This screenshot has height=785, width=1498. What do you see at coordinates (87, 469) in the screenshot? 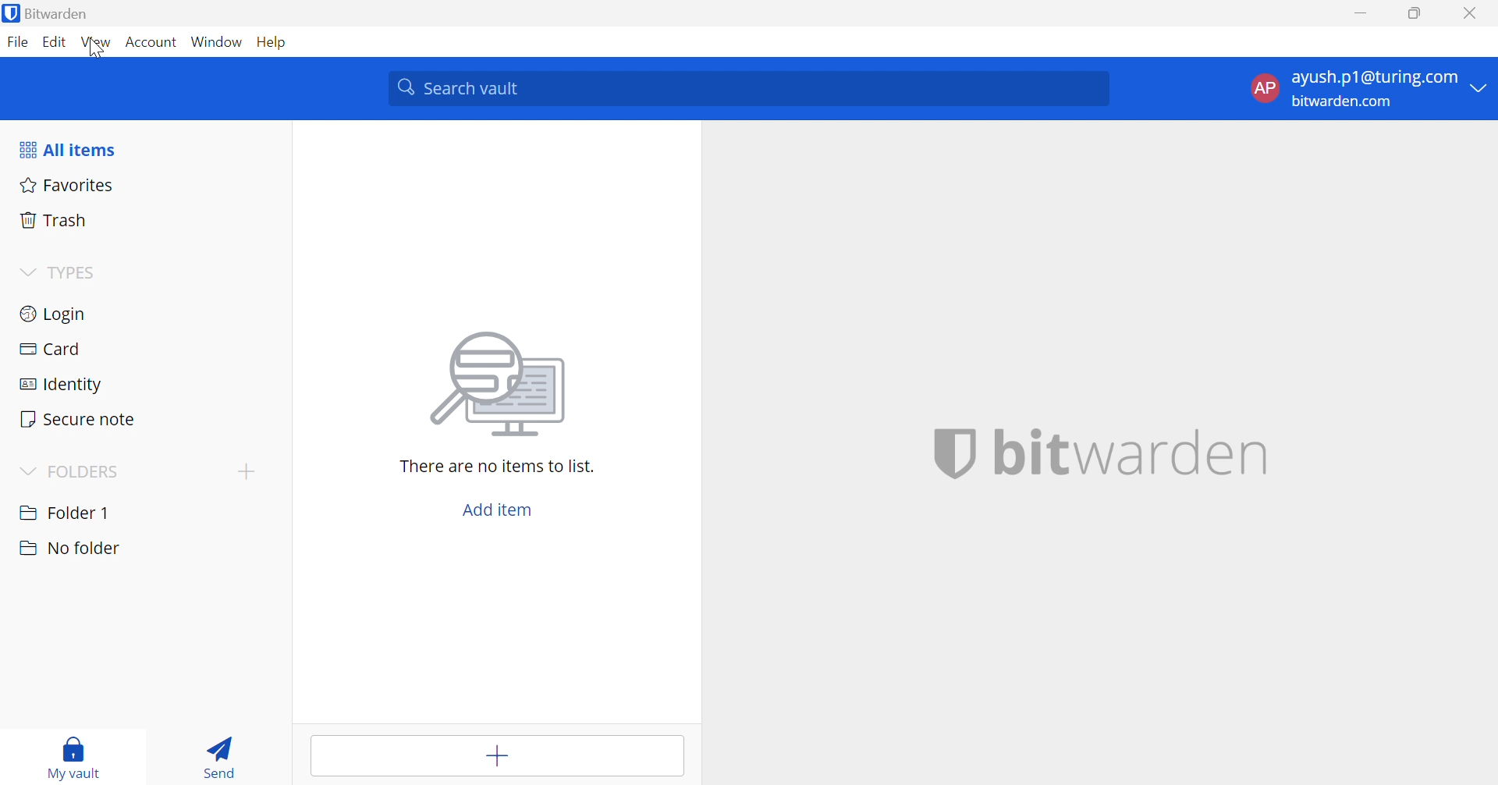
I see `FOLDERS` at bounding box center [87, 469].